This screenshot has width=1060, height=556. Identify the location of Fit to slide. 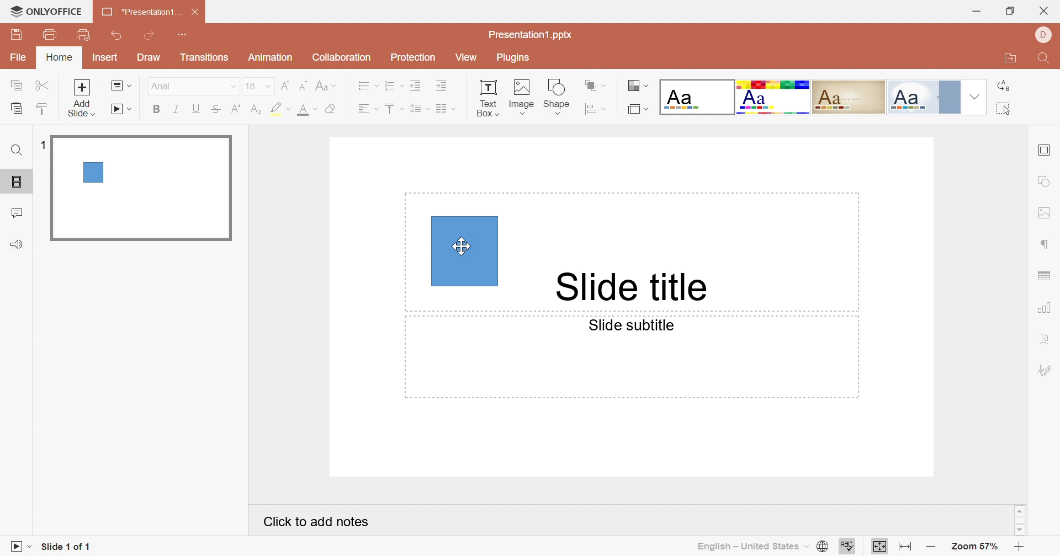
(879, 546).